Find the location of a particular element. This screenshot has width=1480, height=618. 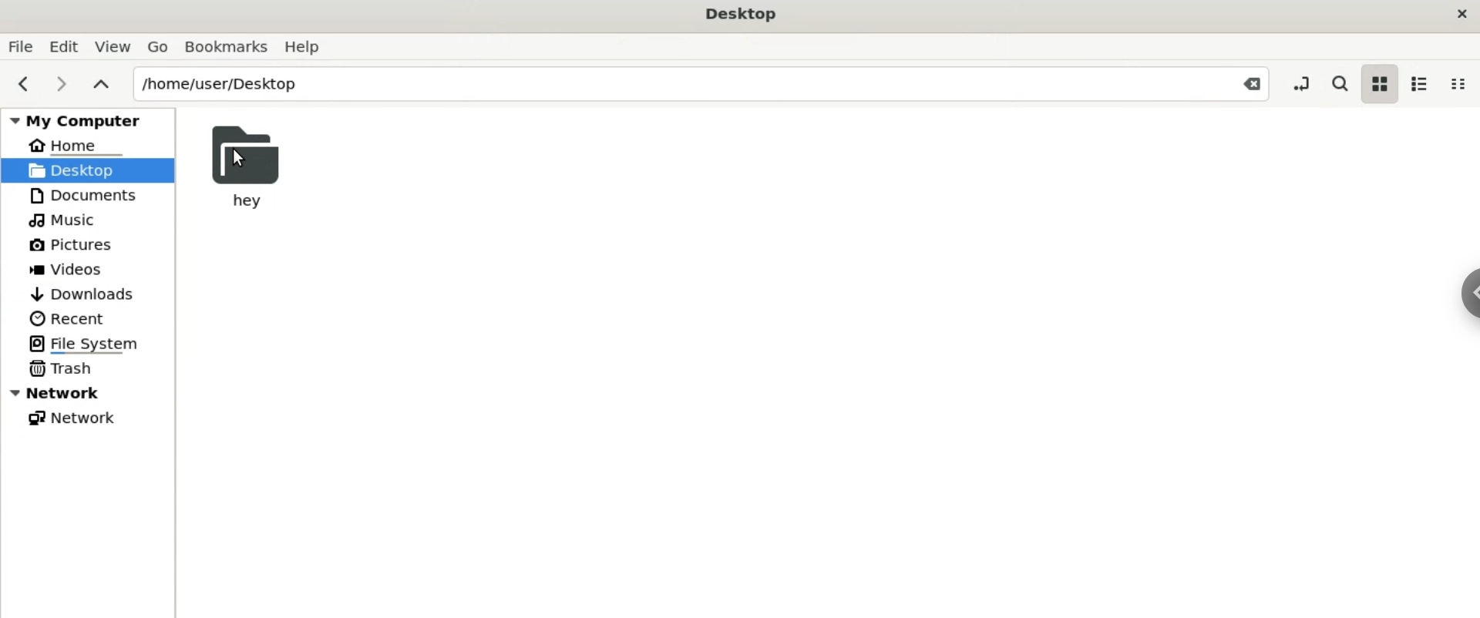

desktop is located at coordinates (742, 15).